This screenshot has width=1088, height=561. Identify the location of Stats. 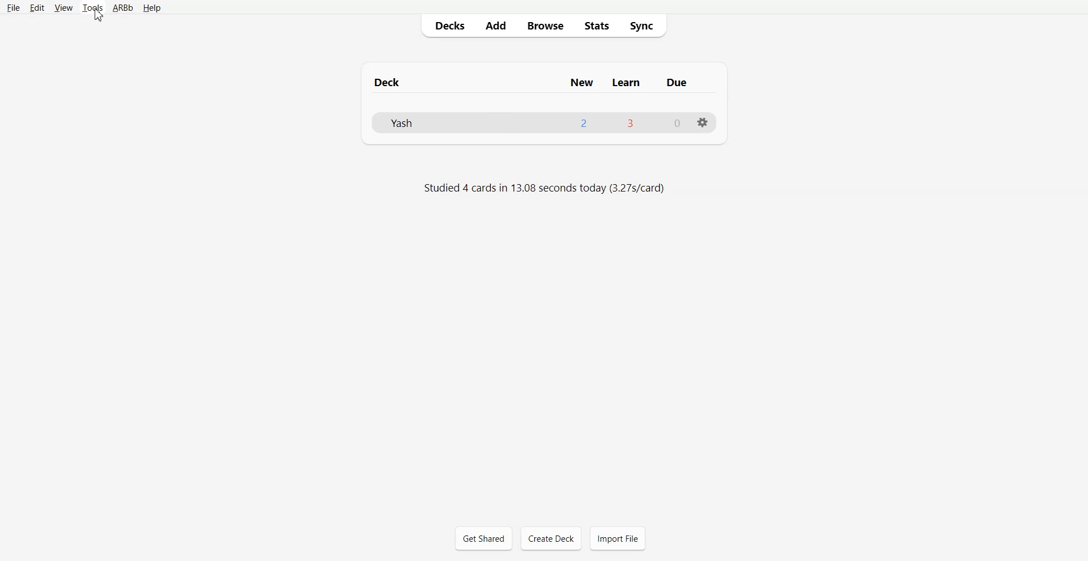
(596, 25).